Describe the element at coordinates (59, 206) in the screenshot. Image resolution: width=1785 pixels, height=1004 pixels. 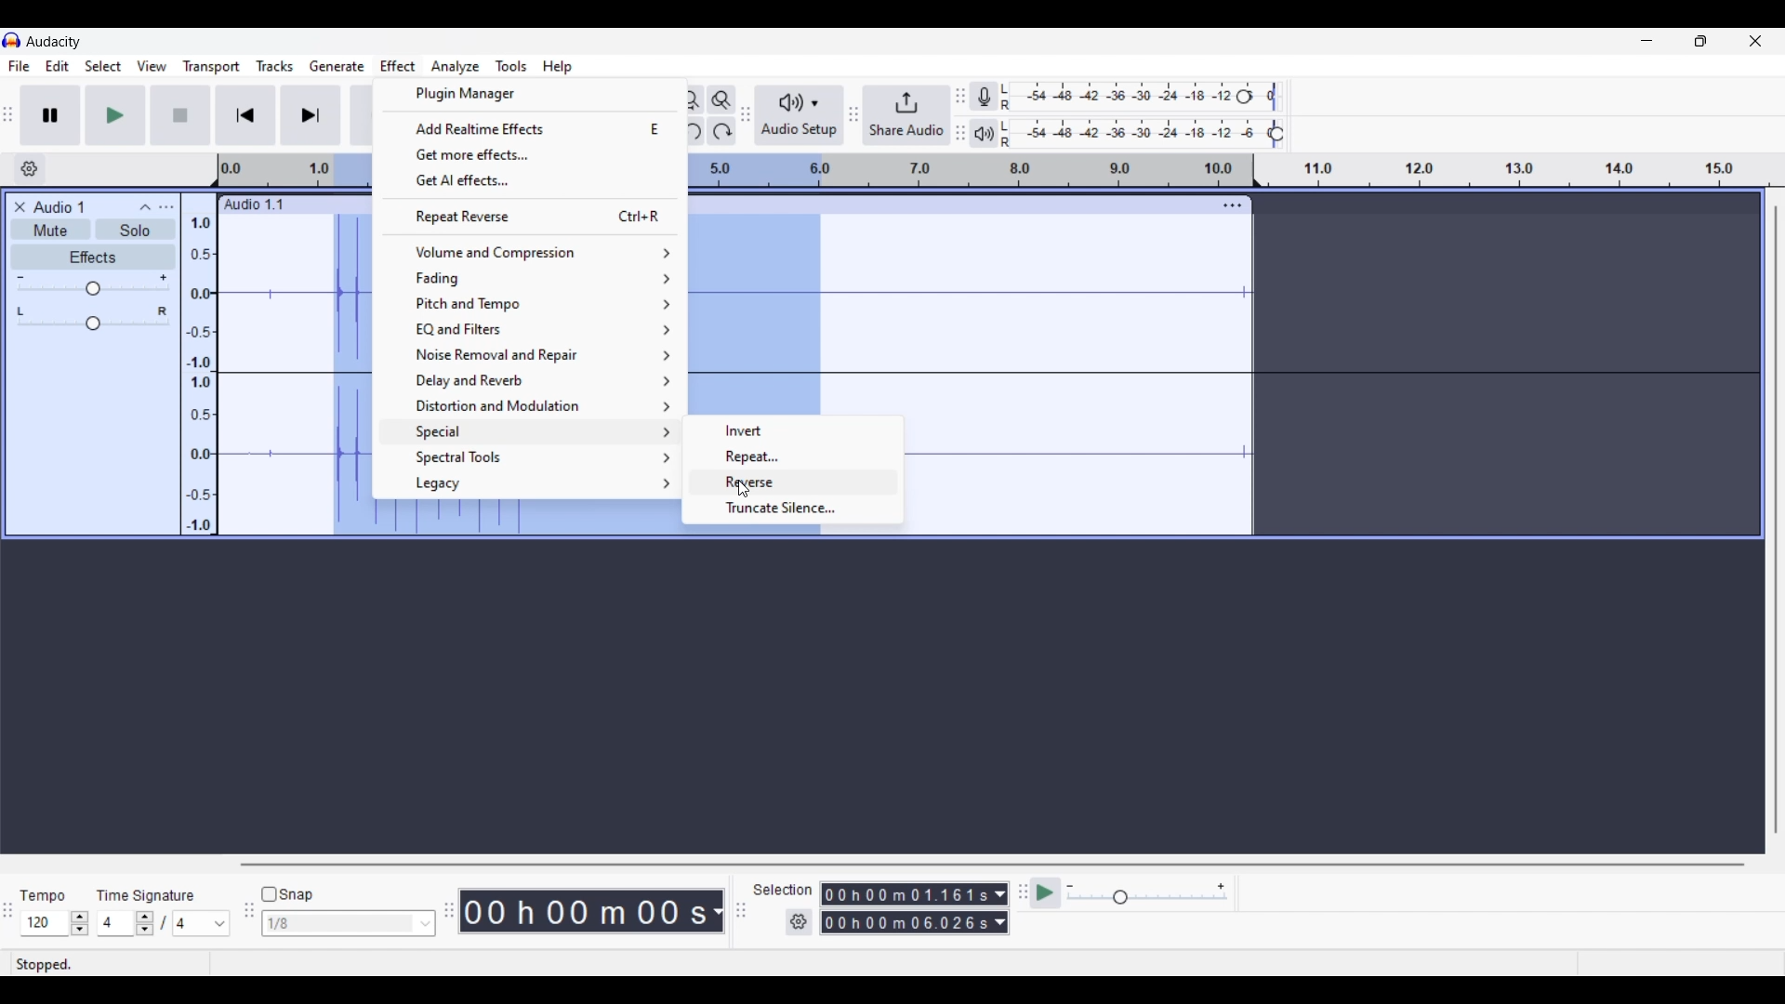
I see `Name of audio track` at that location.